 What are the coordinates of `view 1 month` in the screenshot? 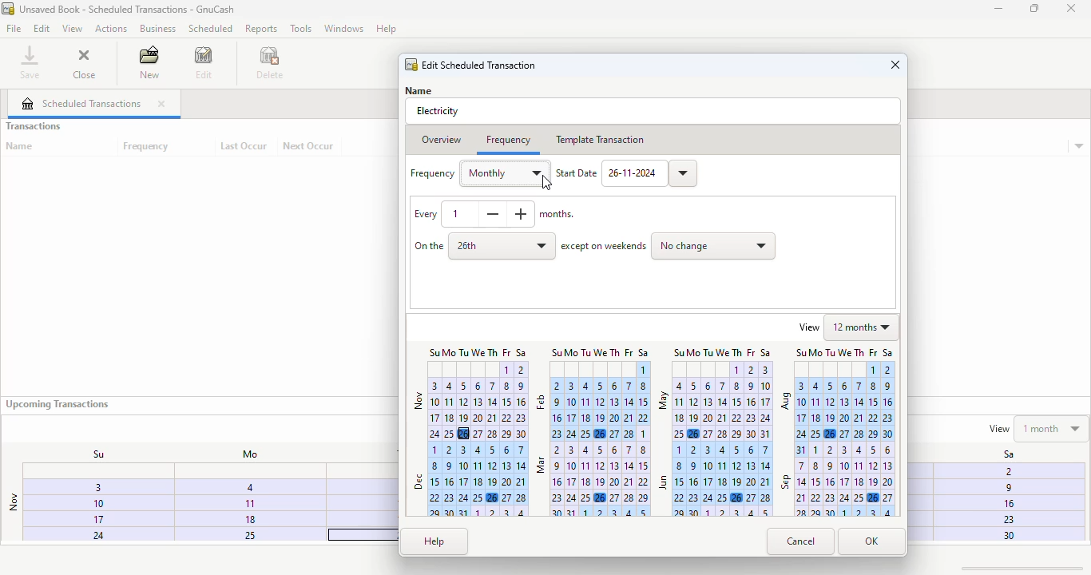 It's located at (1037, 427).